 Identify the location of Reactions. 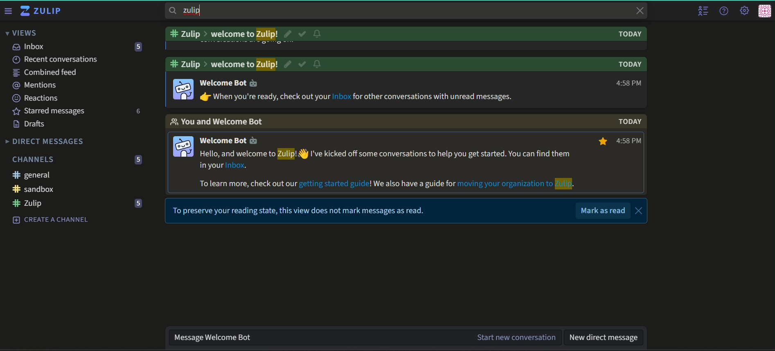
(36, 98).